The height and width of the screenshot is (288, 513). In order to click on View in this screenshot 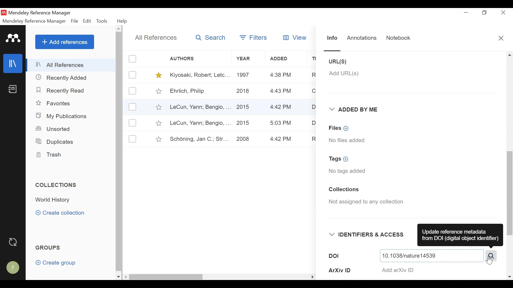, I will do `click(293, 36)`.